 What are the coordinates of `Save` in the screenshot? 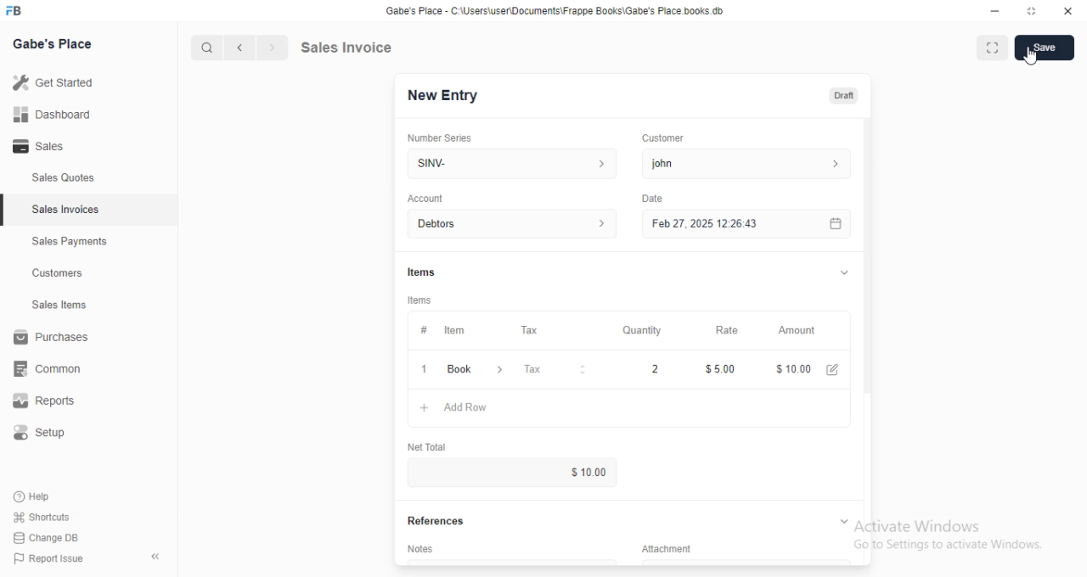 It's located at (1047, 48).